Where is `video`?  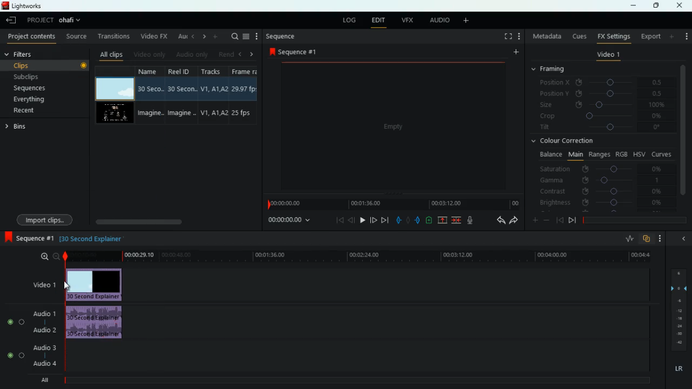 video is located at coordinates (116, 113).